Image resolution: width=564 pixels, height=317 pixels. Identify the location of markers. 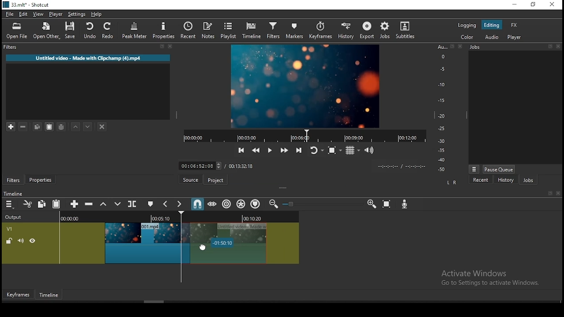
(294, 30).